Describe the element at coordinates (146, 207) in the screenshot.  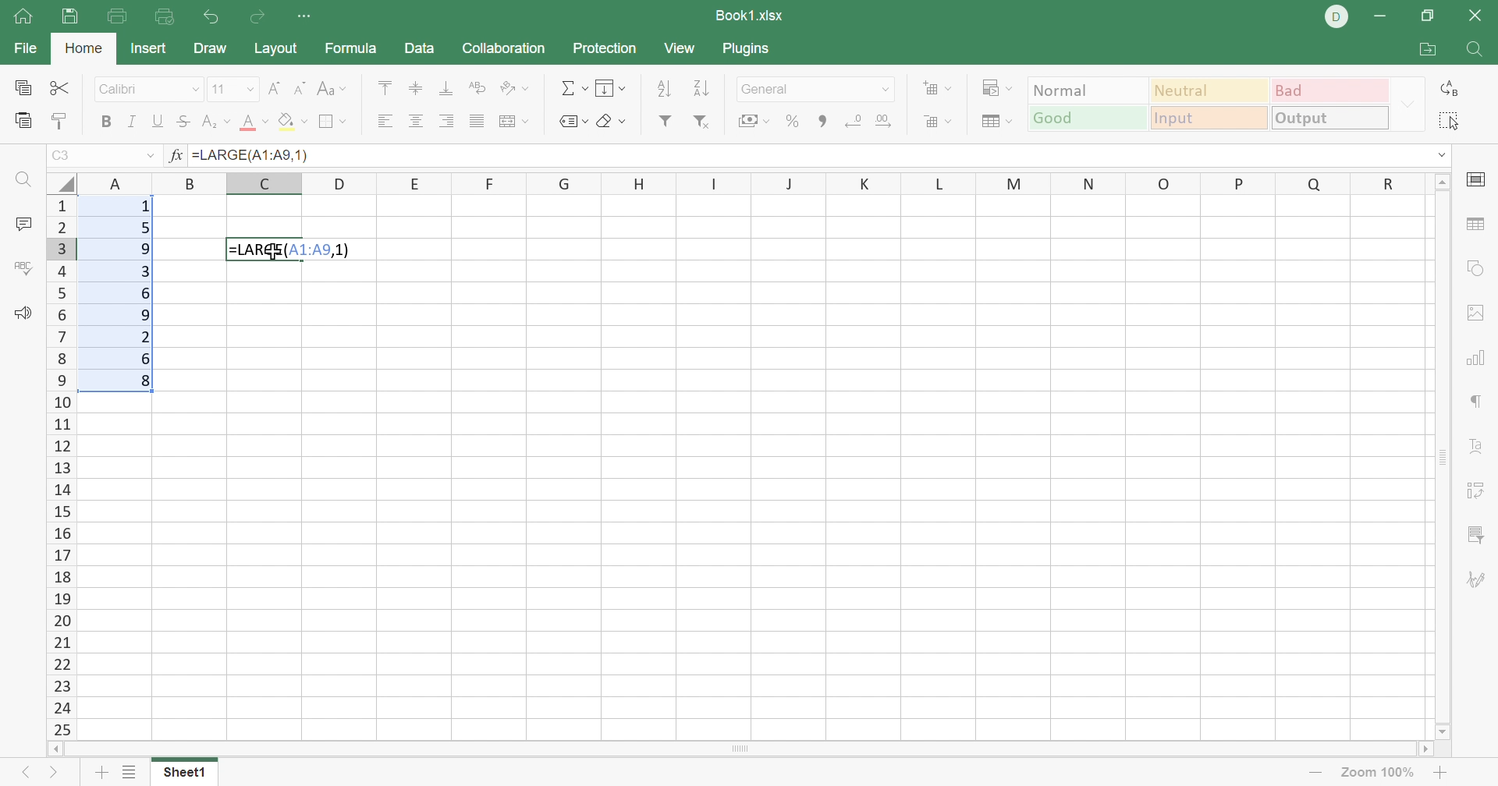
I see `1` at that location.